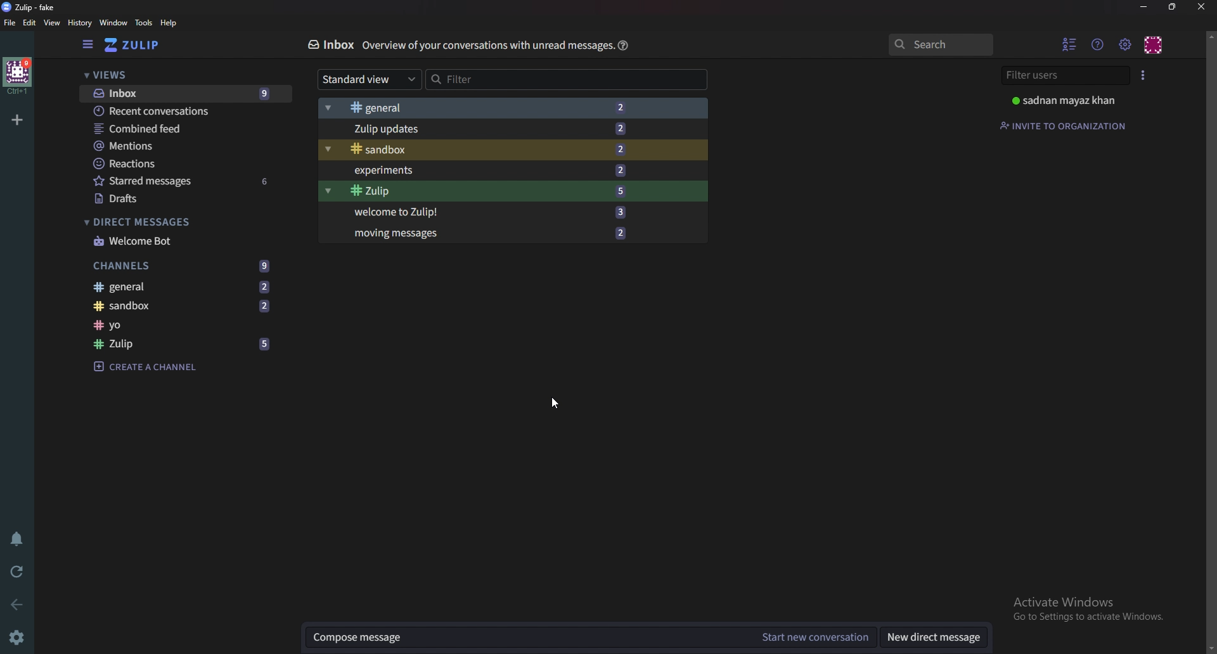 The width and height of the screenshot is (1217, 654). I want to click on New direct message, so click(932, 637).